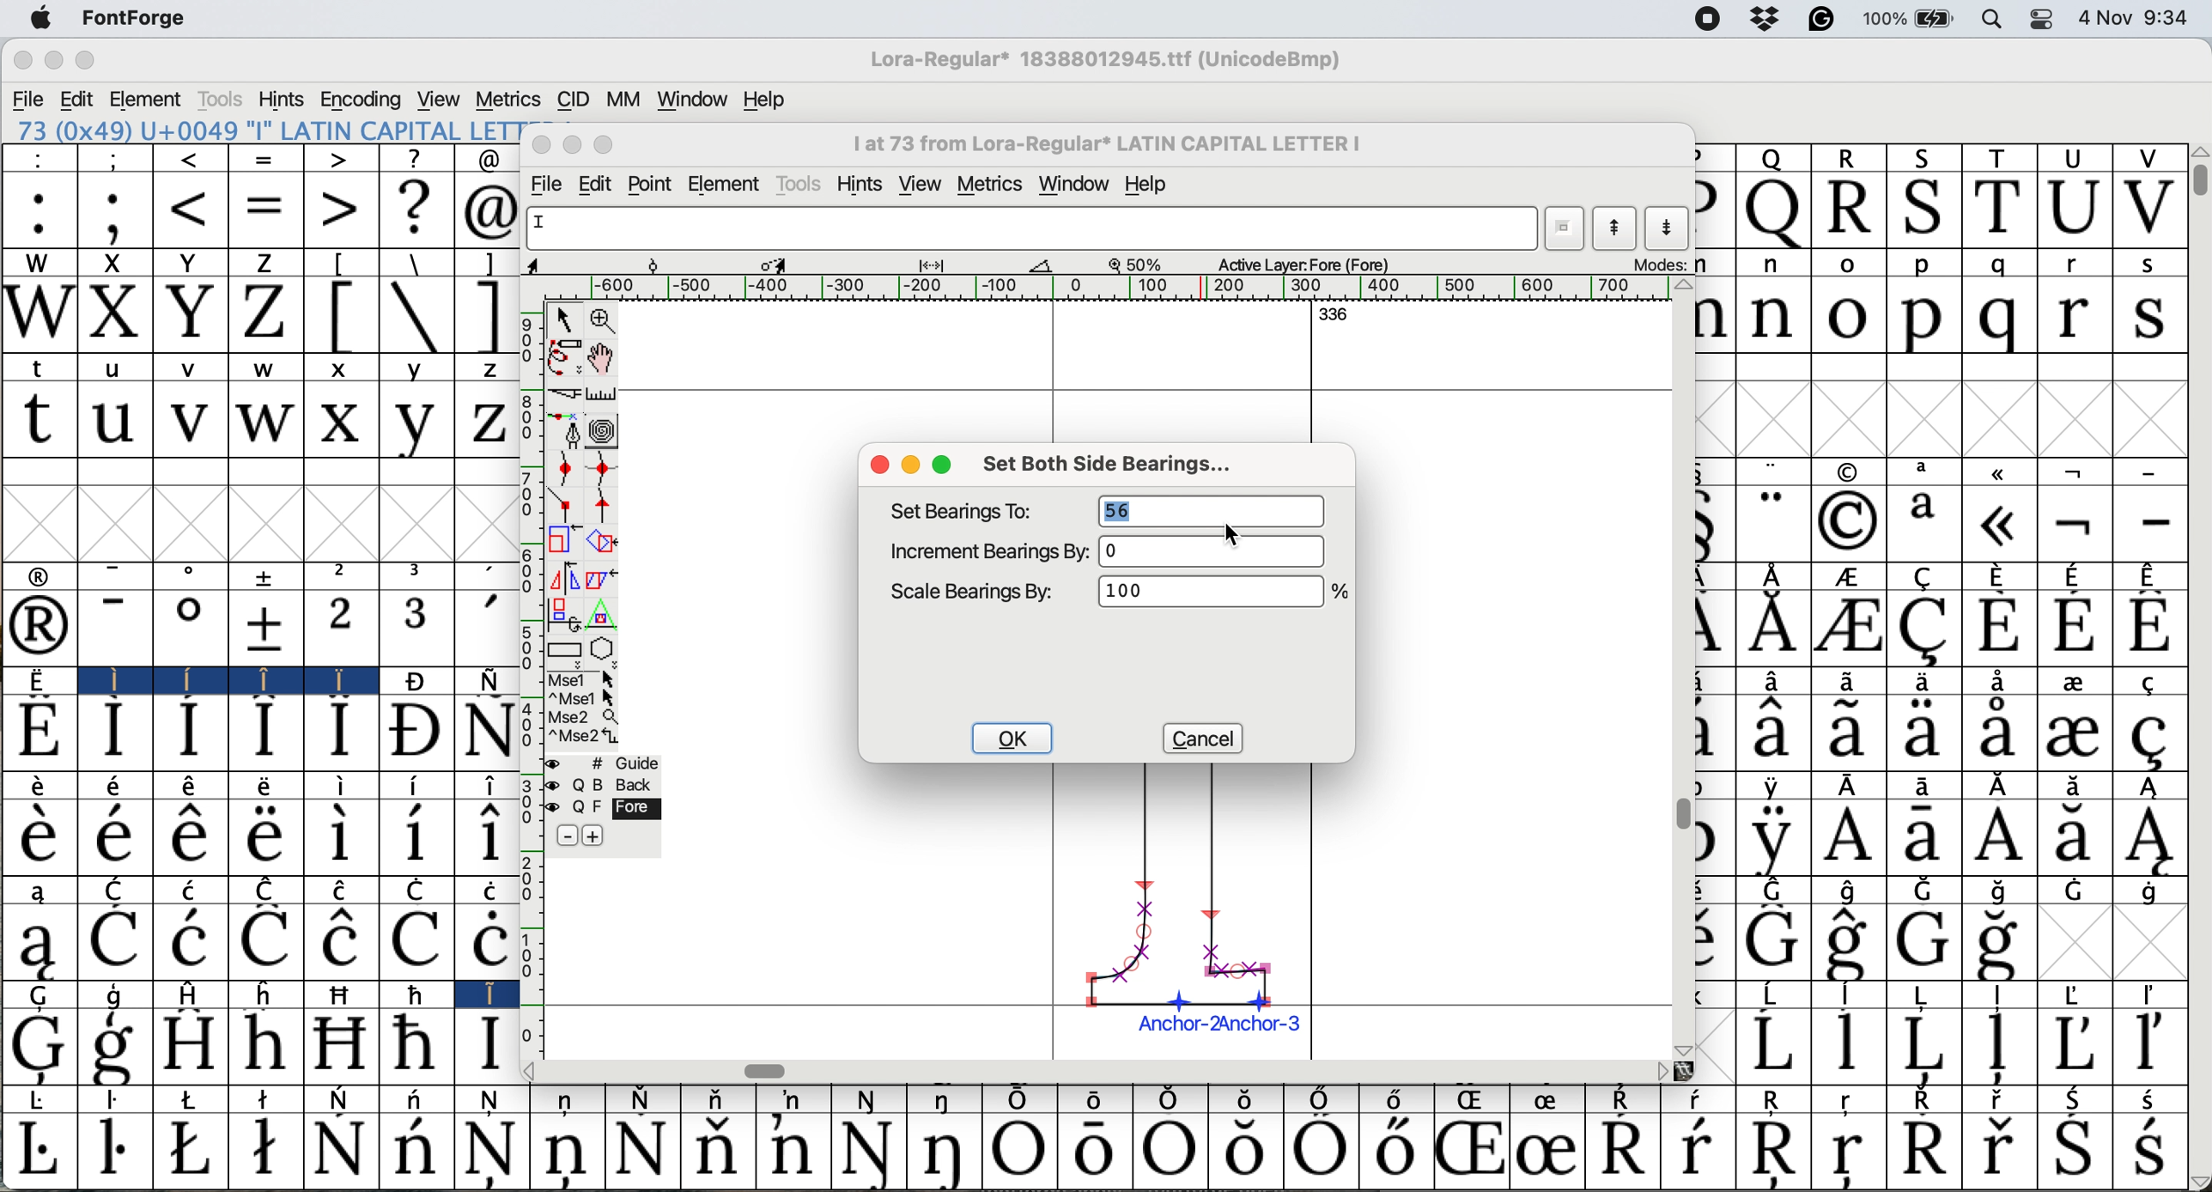 The height and width of the screenshot is (1192, 2212). What do you see at coordinates (1164, 1152) in the screenshot?
I see `Symbol` at bounding box center [1164, 1152].